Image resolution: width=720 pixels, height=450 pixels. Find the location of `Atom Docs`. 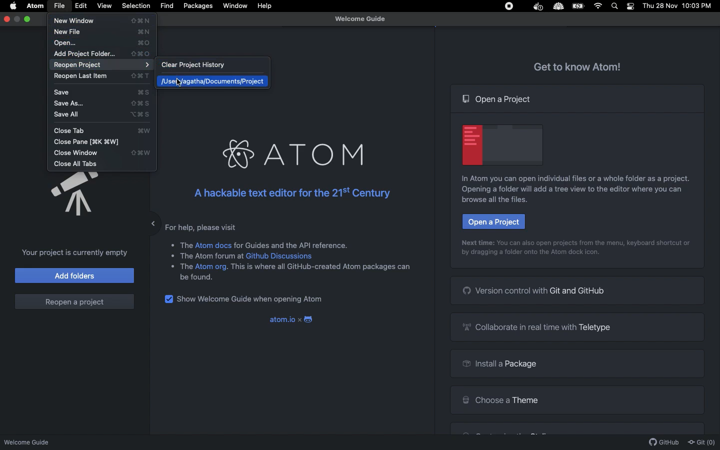

Atom Docs is located at coordinates (213, 244).